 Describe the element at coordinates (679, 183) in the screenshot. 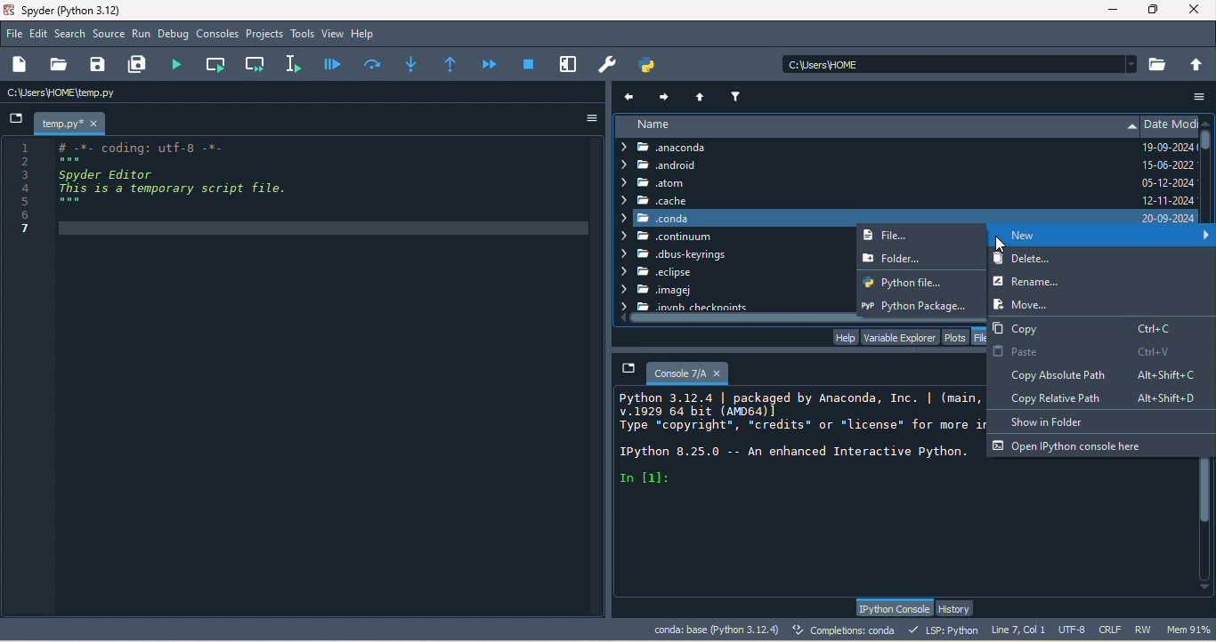

I see `atom` at that location.